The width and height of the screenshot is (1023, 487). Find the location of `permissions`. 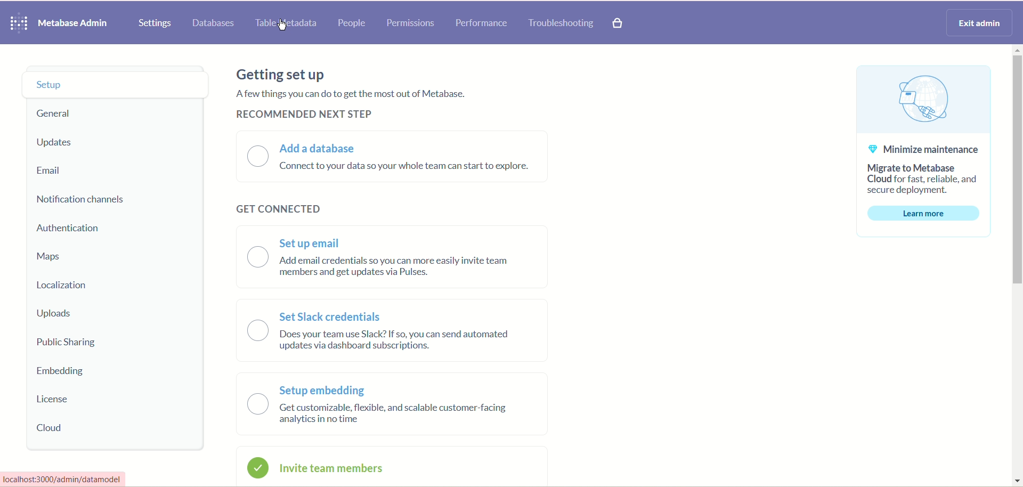

permissions is located at coordinates (411, 23).